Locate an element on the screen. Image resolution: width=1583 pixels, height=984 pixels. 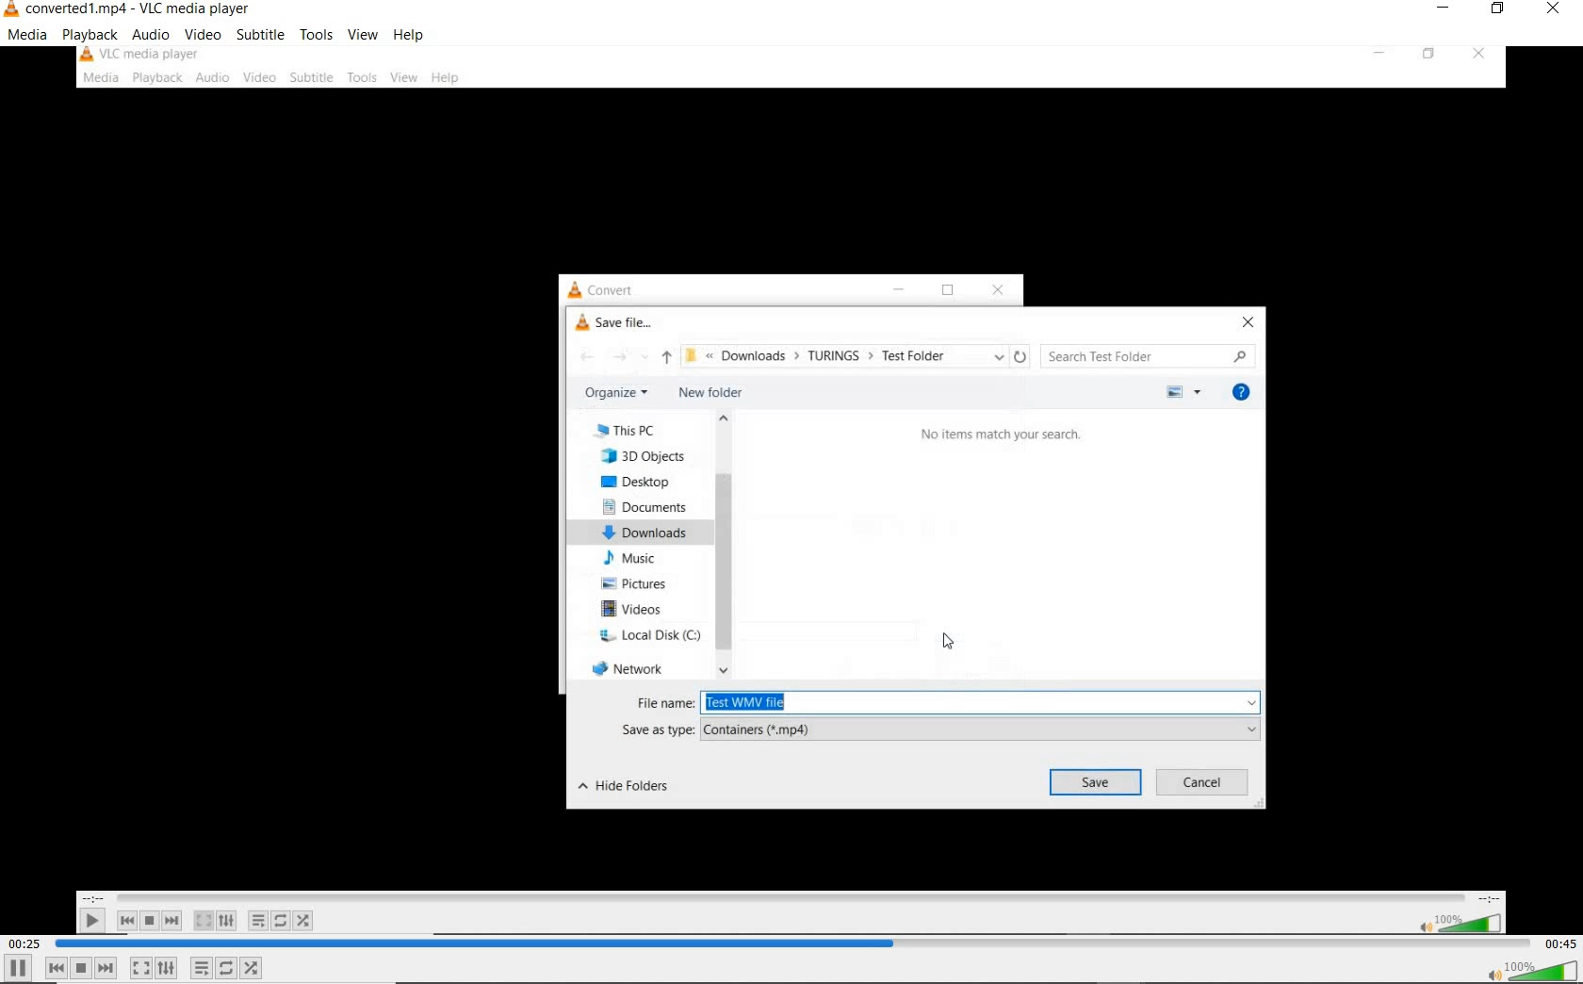
cursor position after clicking record is located at coordinates (948, 641).